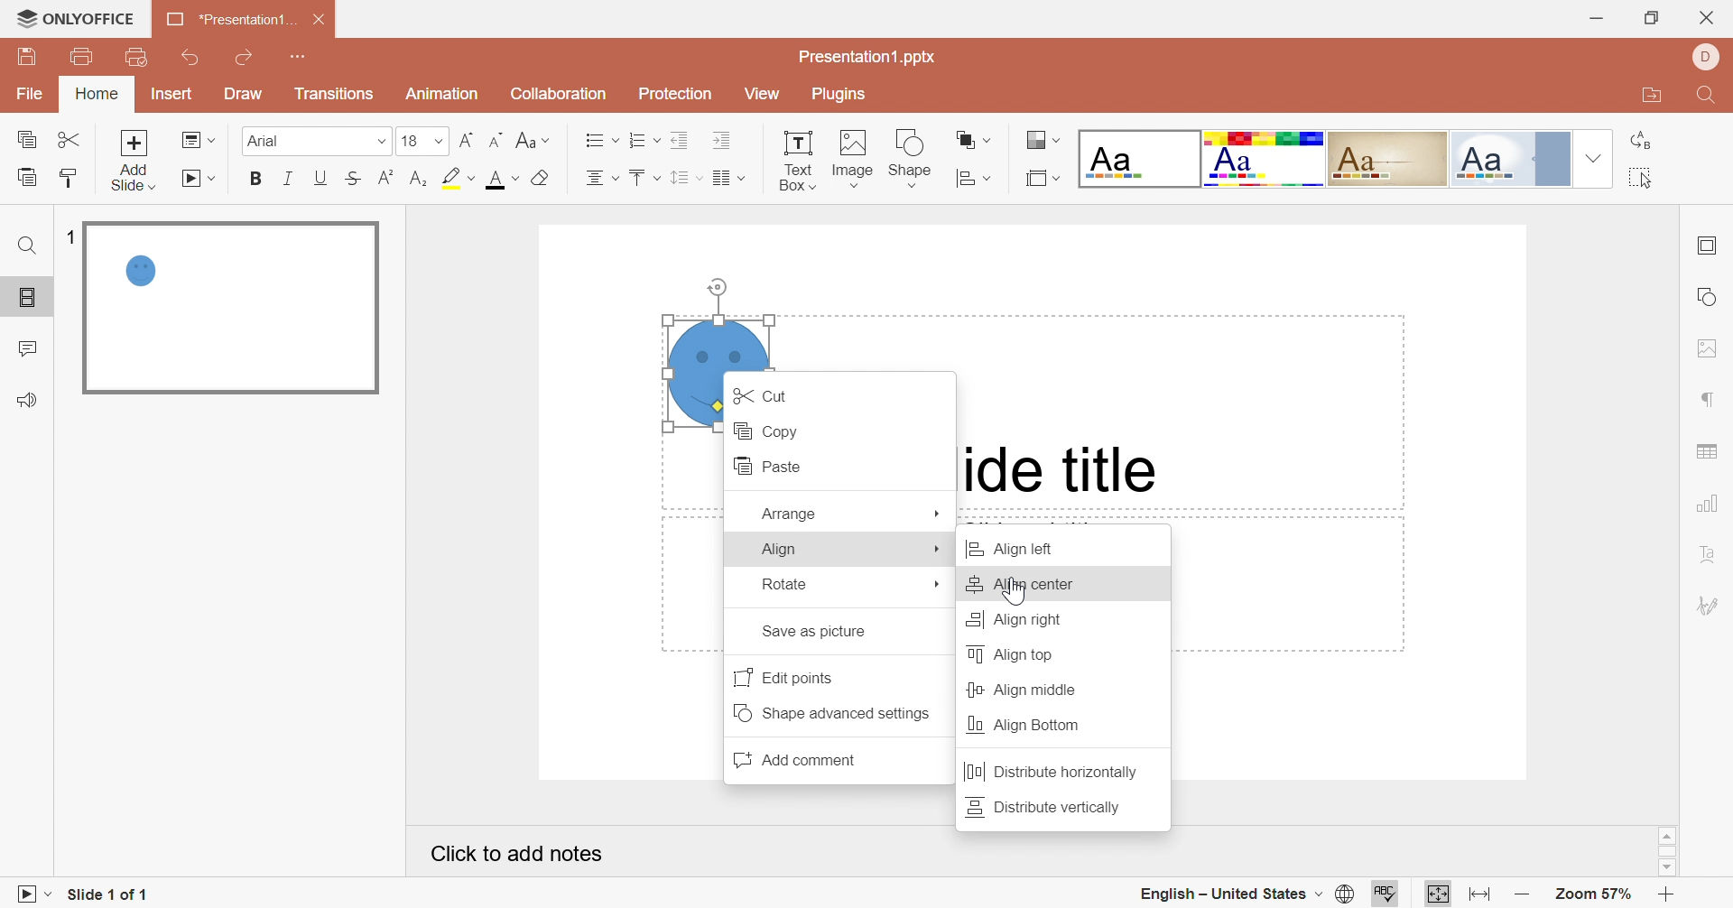 The width and height of the screenshot is (1733, 908). What do you see at coordinates (1642, 181) in the screenshot?
I see `Select all` at bounding box center [1642, 181].